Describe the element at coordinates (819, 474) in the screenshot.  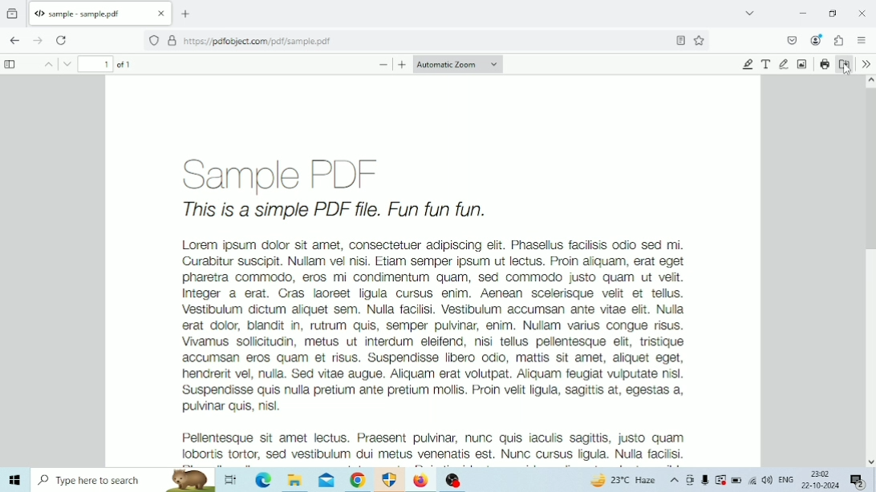
I see `Time` at that location.